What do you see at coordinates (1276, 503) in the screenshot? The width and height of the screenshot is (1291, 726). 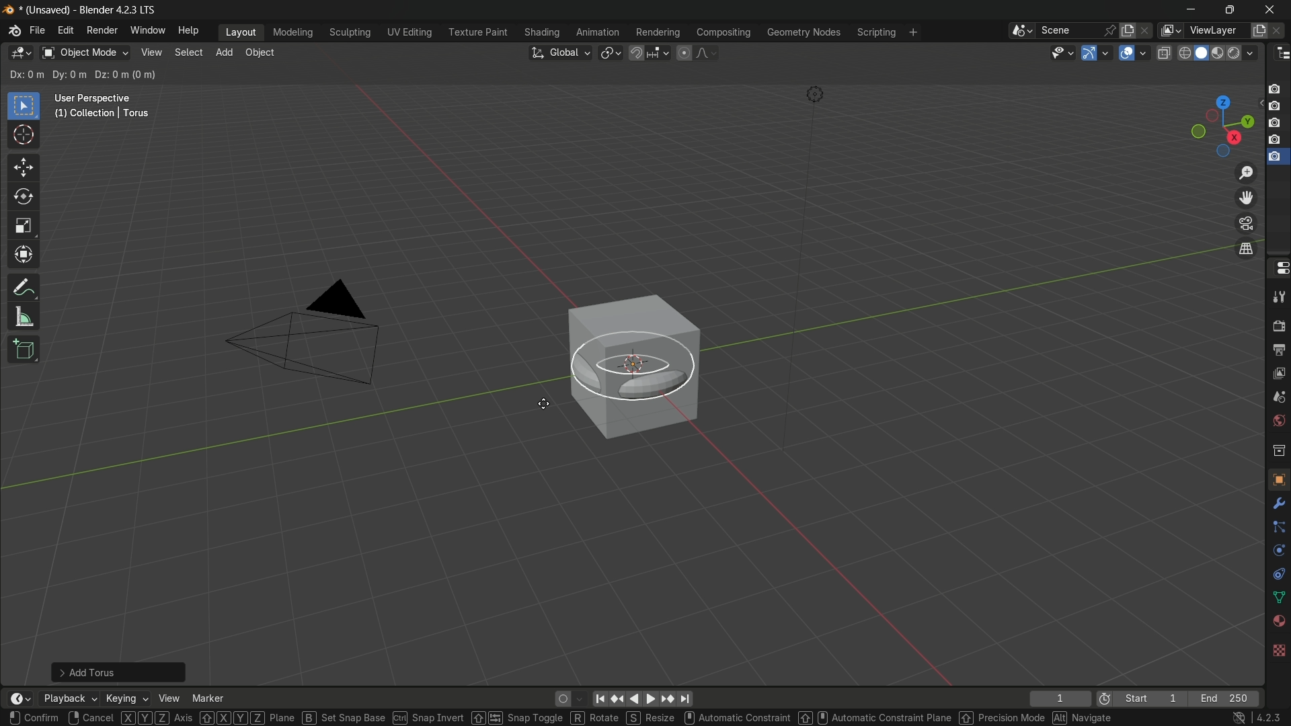 I see `modifier` at bounding box center [1276, 503].